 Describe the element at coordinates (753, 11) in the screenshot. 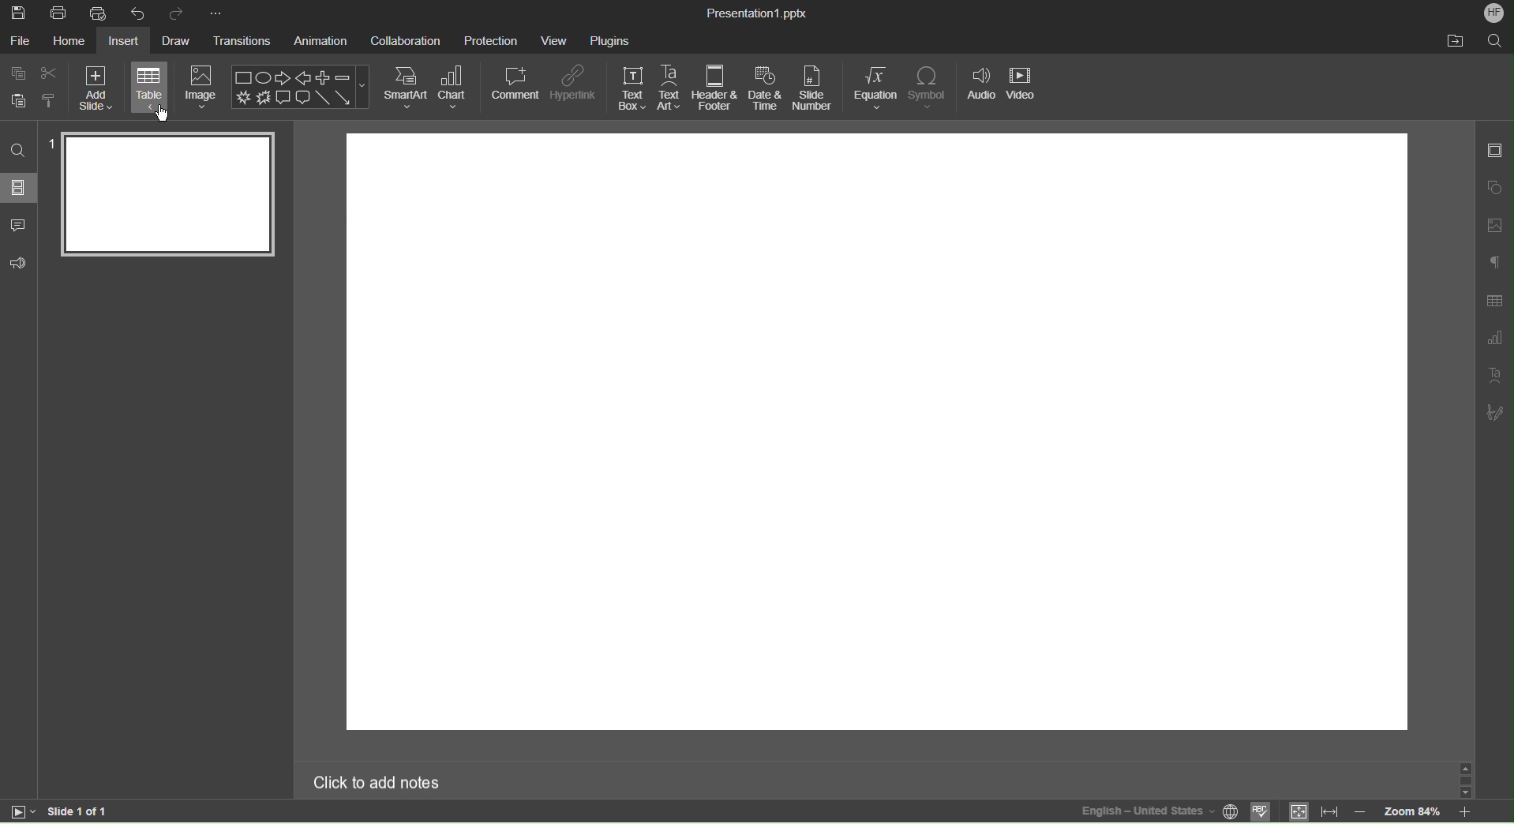

I see `Presentation1` at that location.